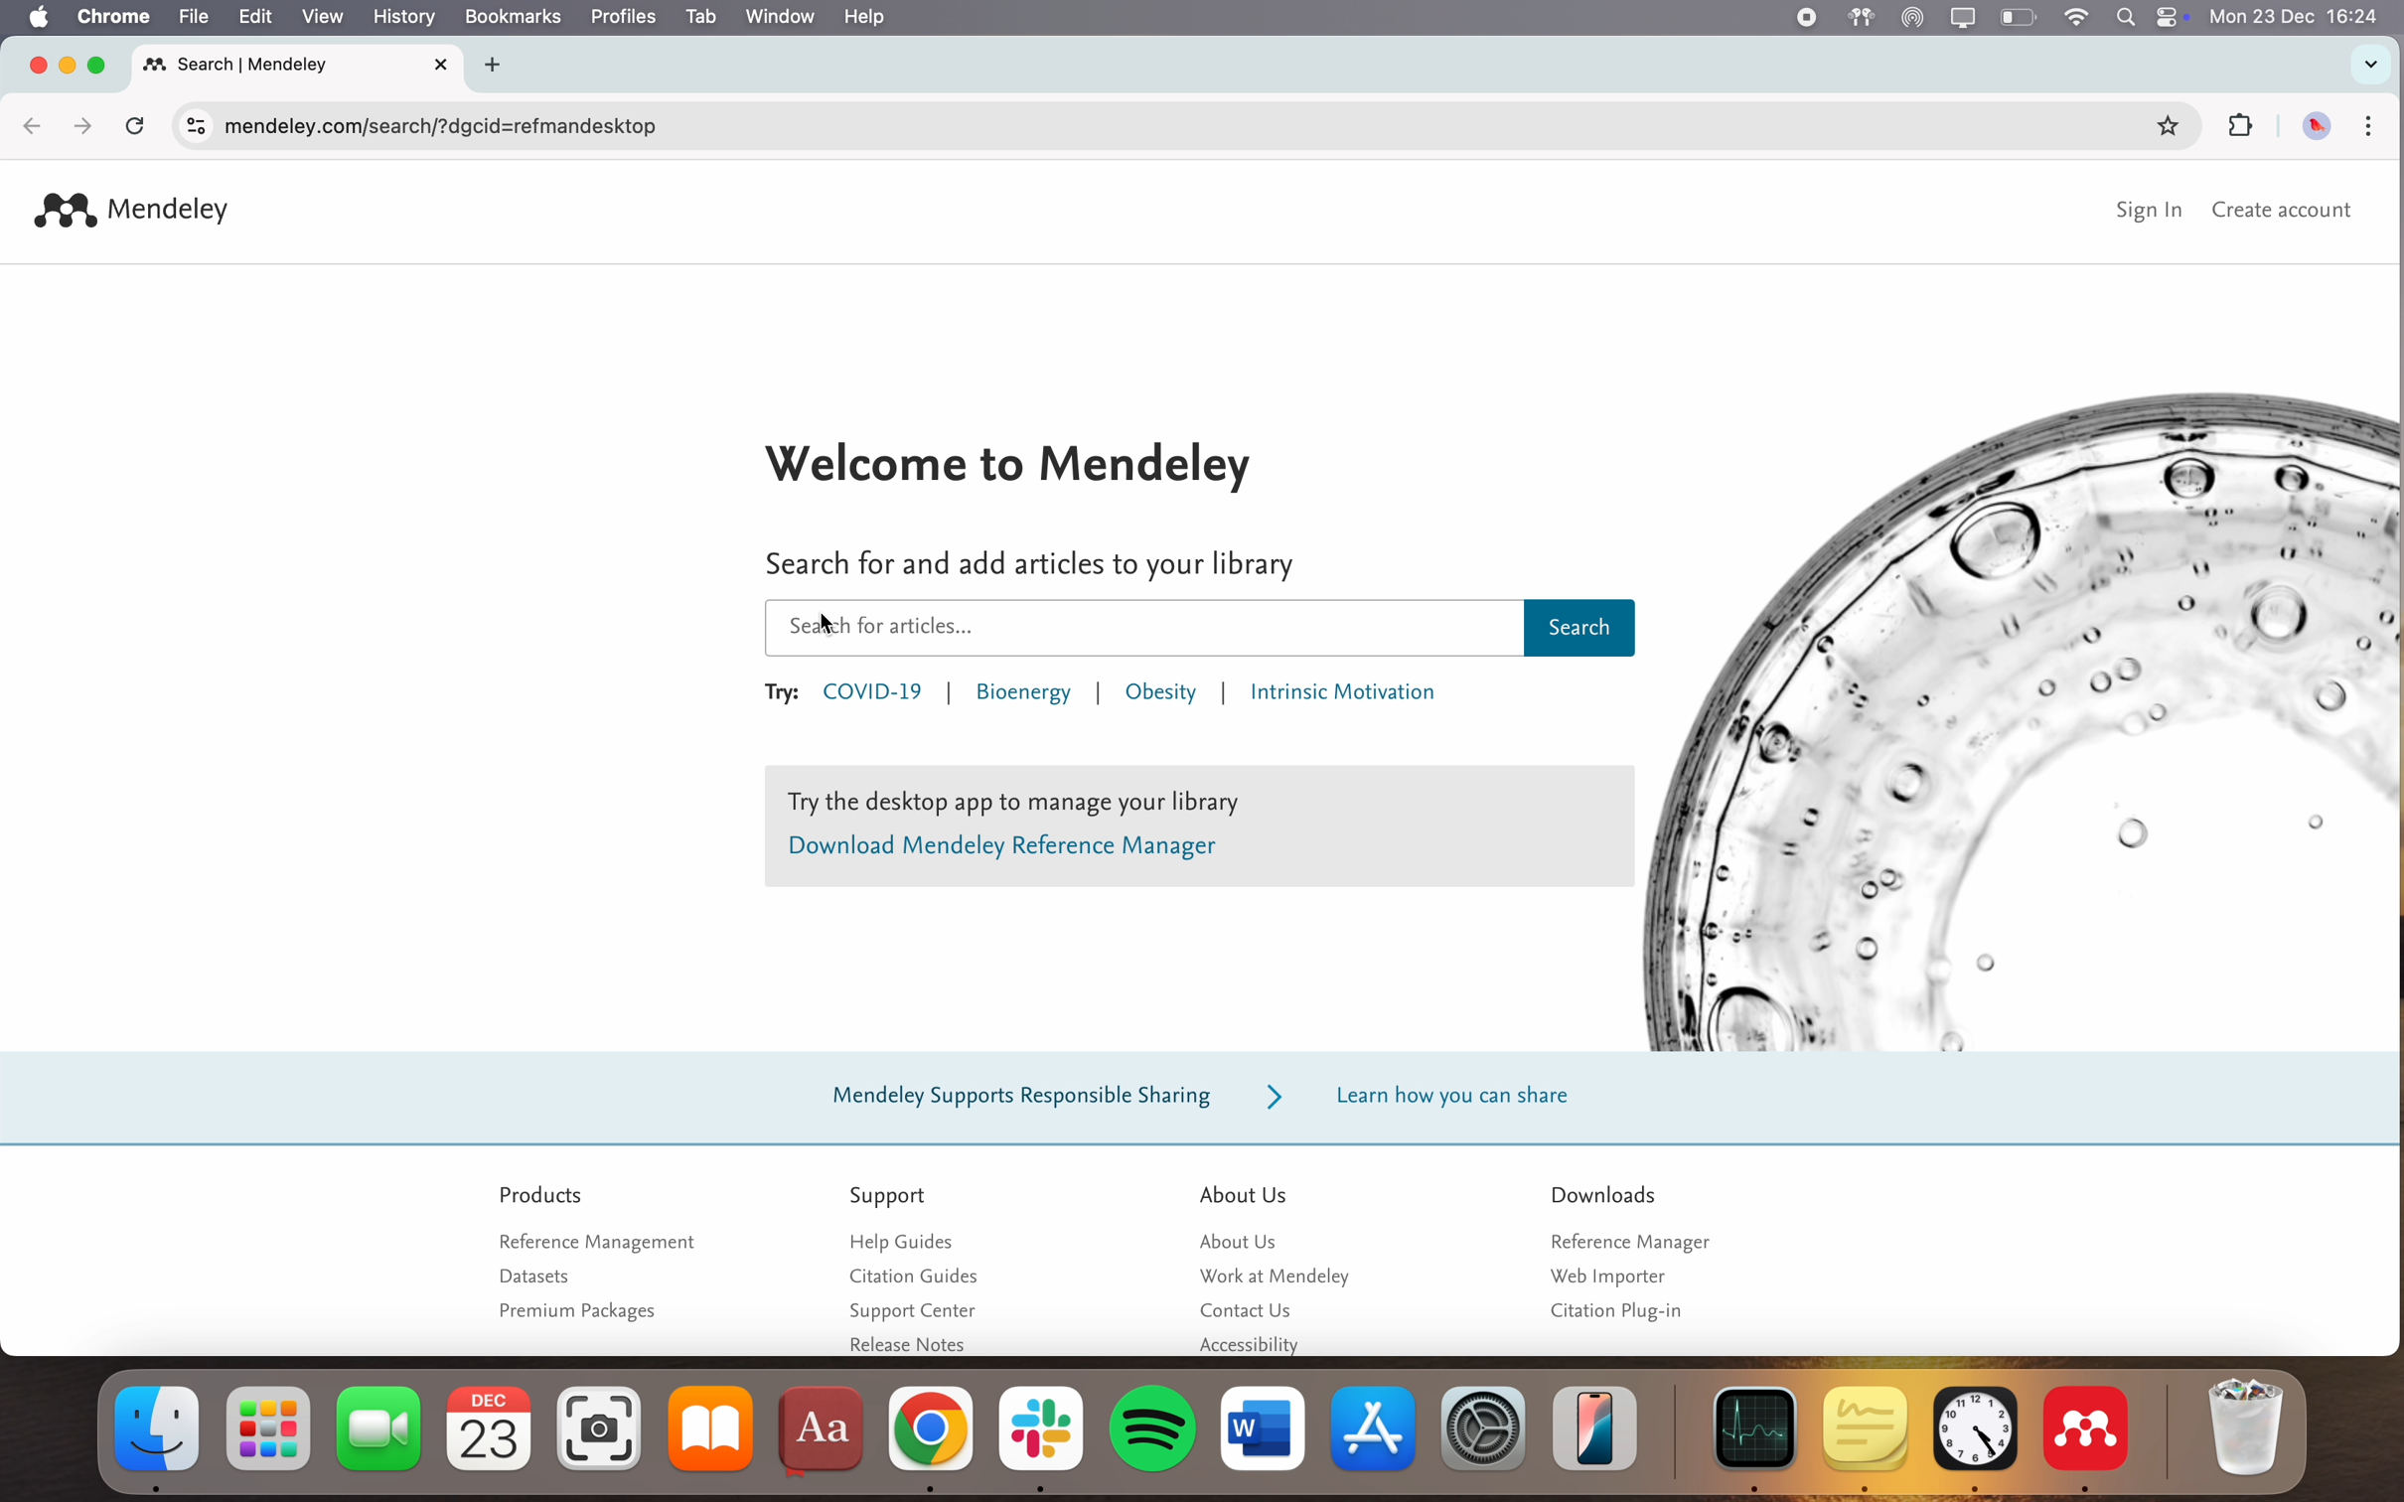  I want to click on premium packages, so click(578, 1312).